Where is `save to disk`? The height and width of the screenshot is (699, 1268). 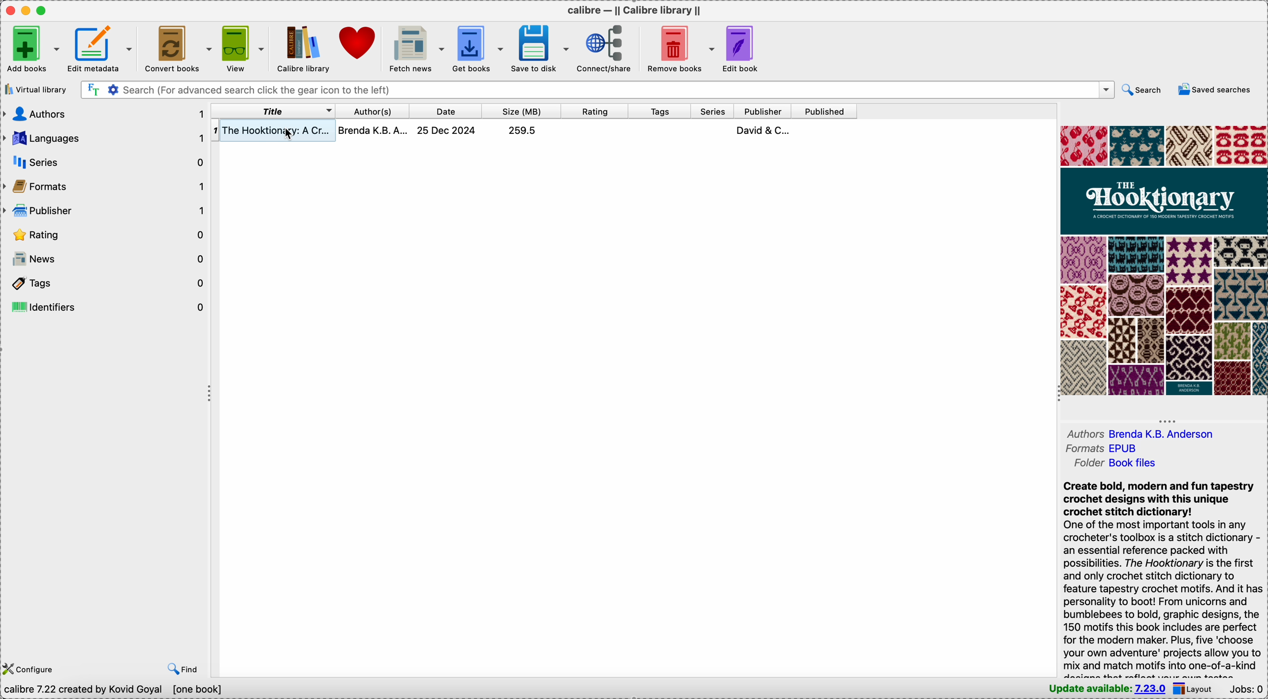 save to disk is located at coordinates (540, 47).